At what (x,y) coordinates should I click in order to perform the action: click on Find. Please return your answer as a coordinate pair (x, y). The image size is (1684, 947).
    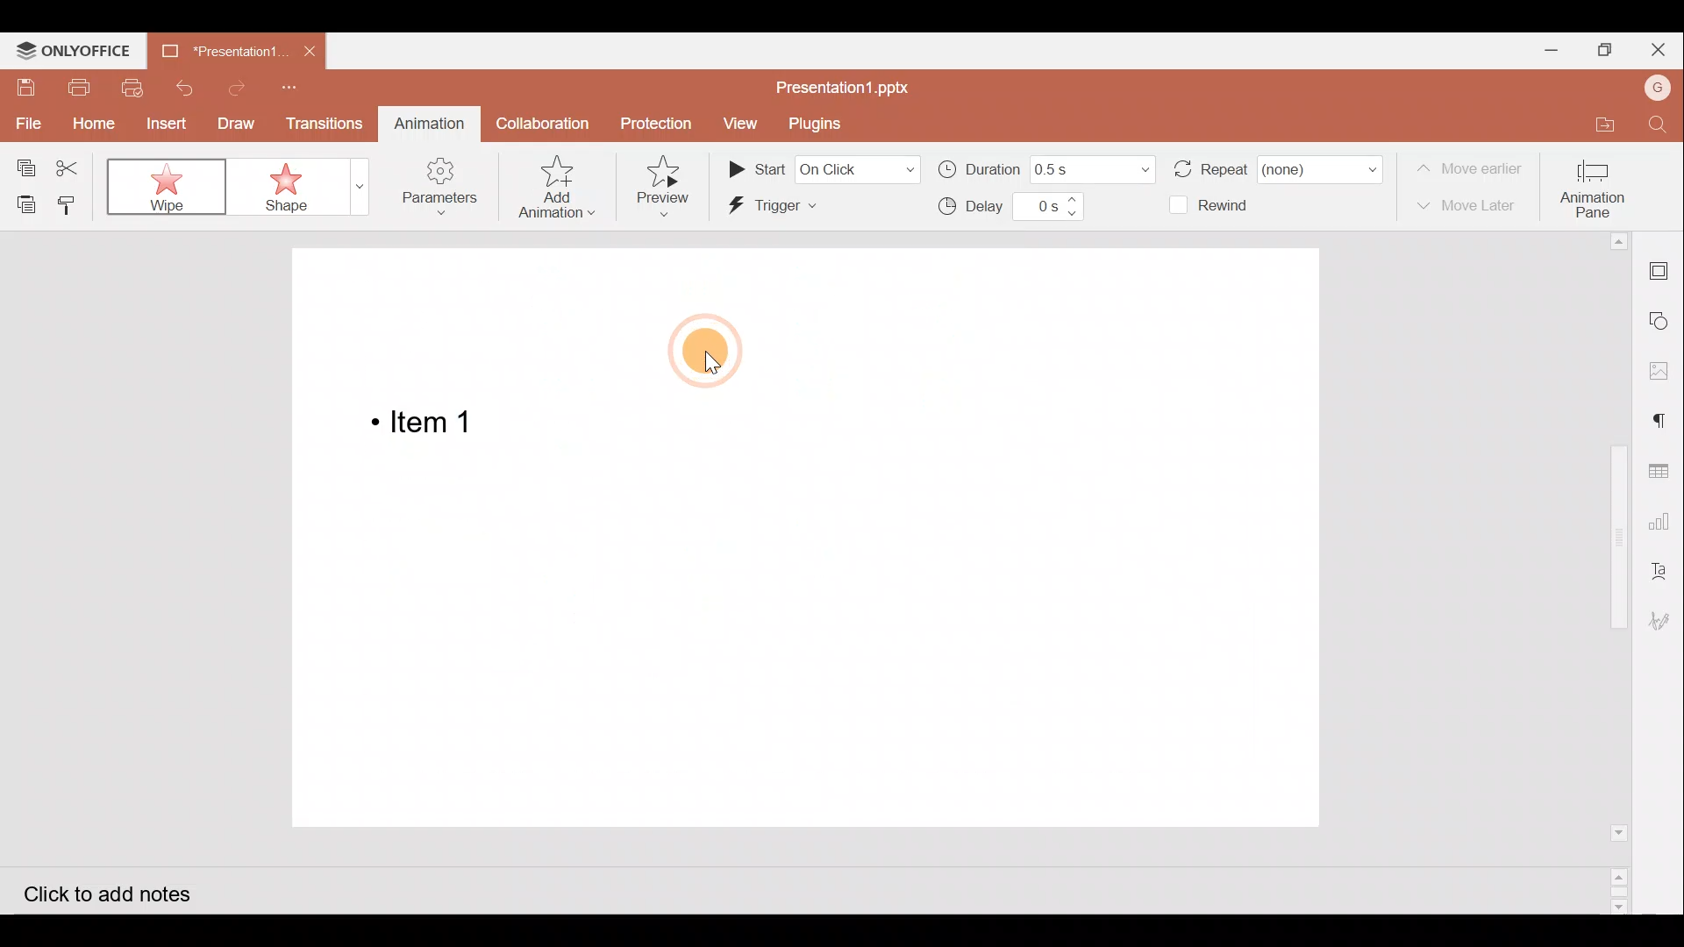
    Looking at the image, I should click on (1656, 120).